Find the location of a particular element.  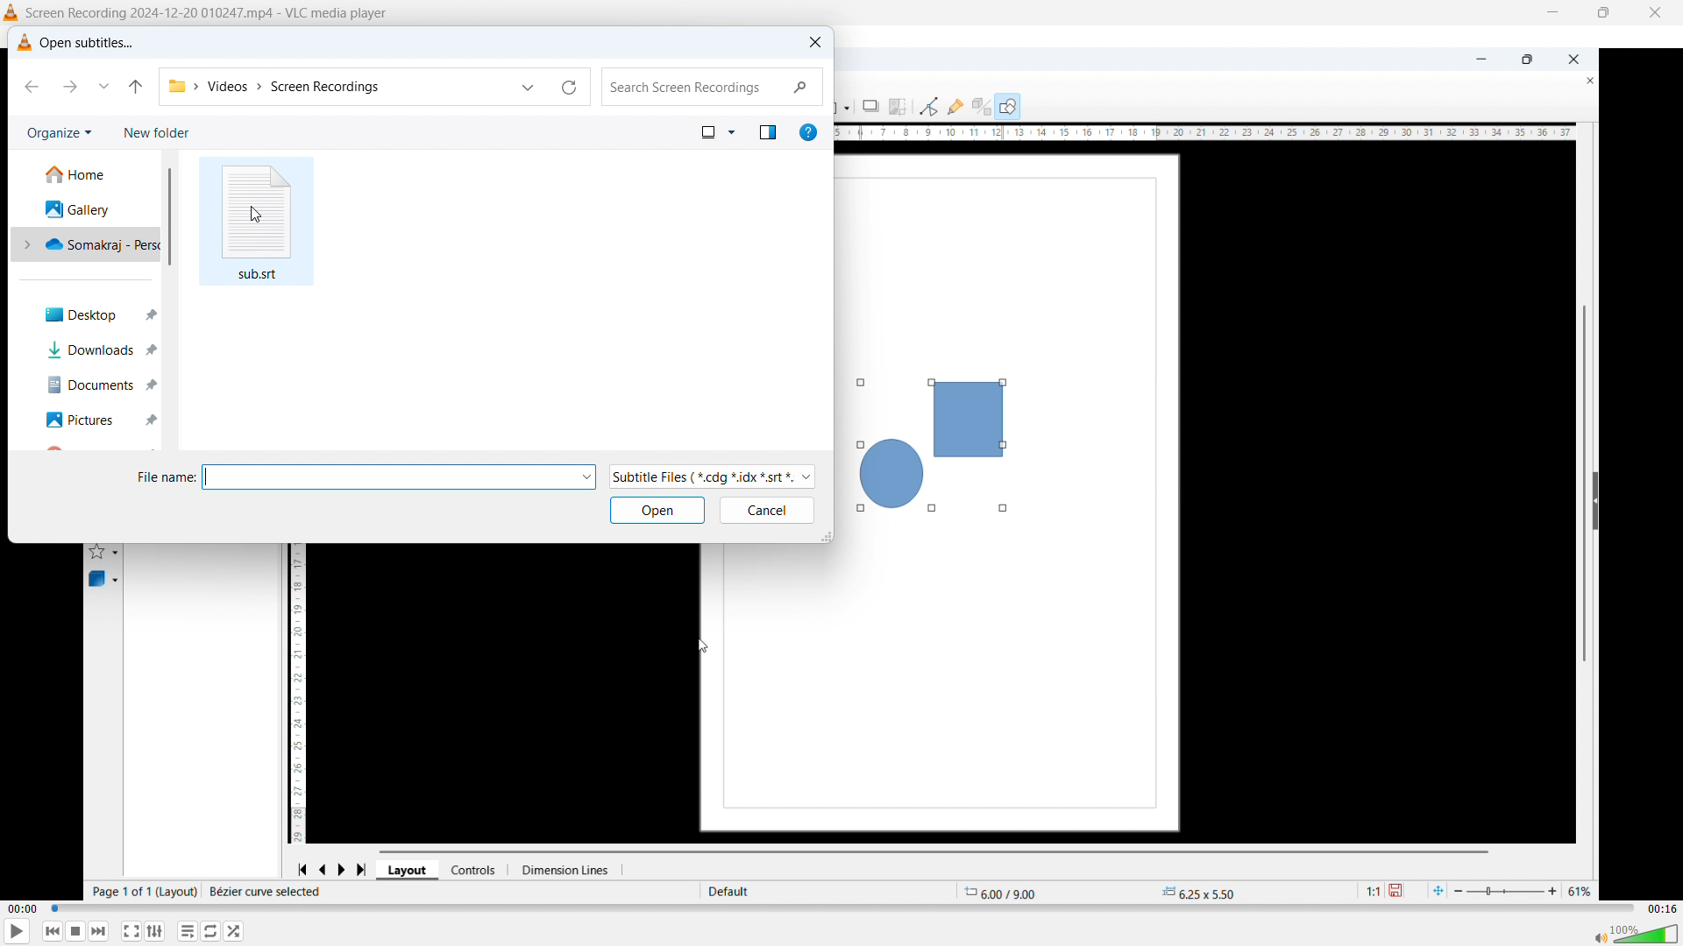

Subtitled files is located at coordinates (712, 477).